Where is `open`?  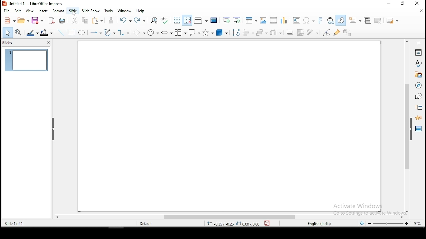
open is located at coordinates (23, 20).